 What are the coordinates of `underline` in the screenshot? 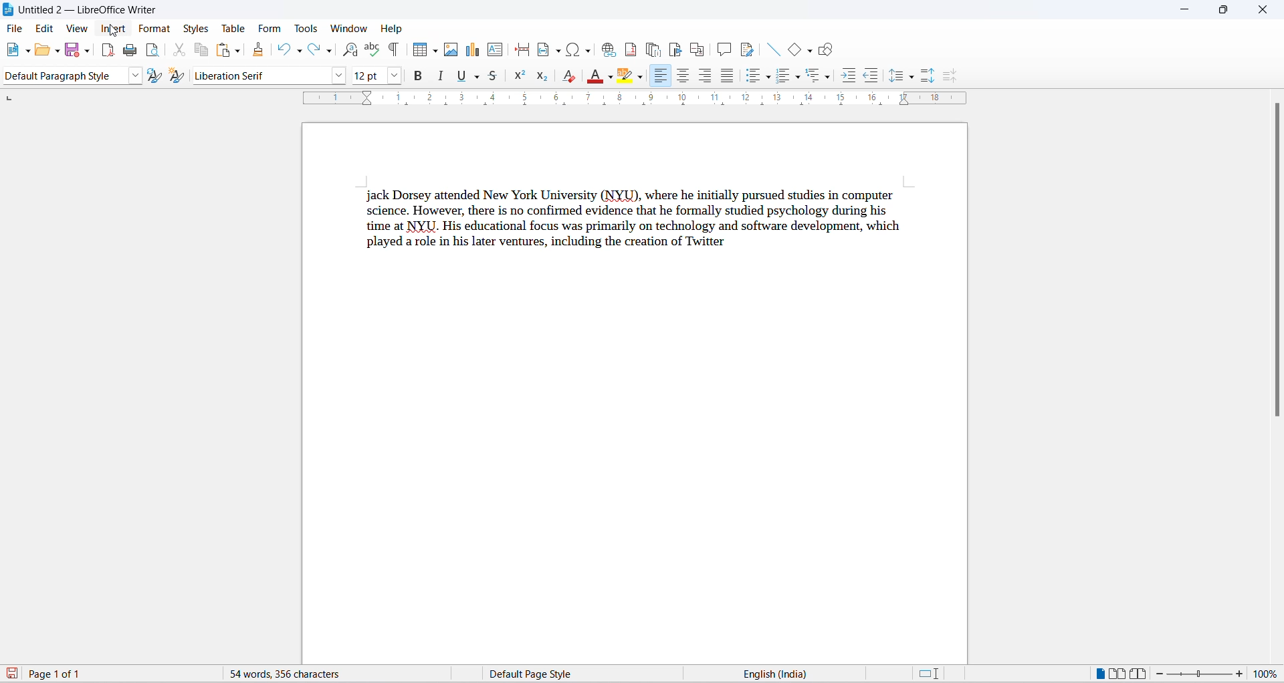 It's located at (460, 76).